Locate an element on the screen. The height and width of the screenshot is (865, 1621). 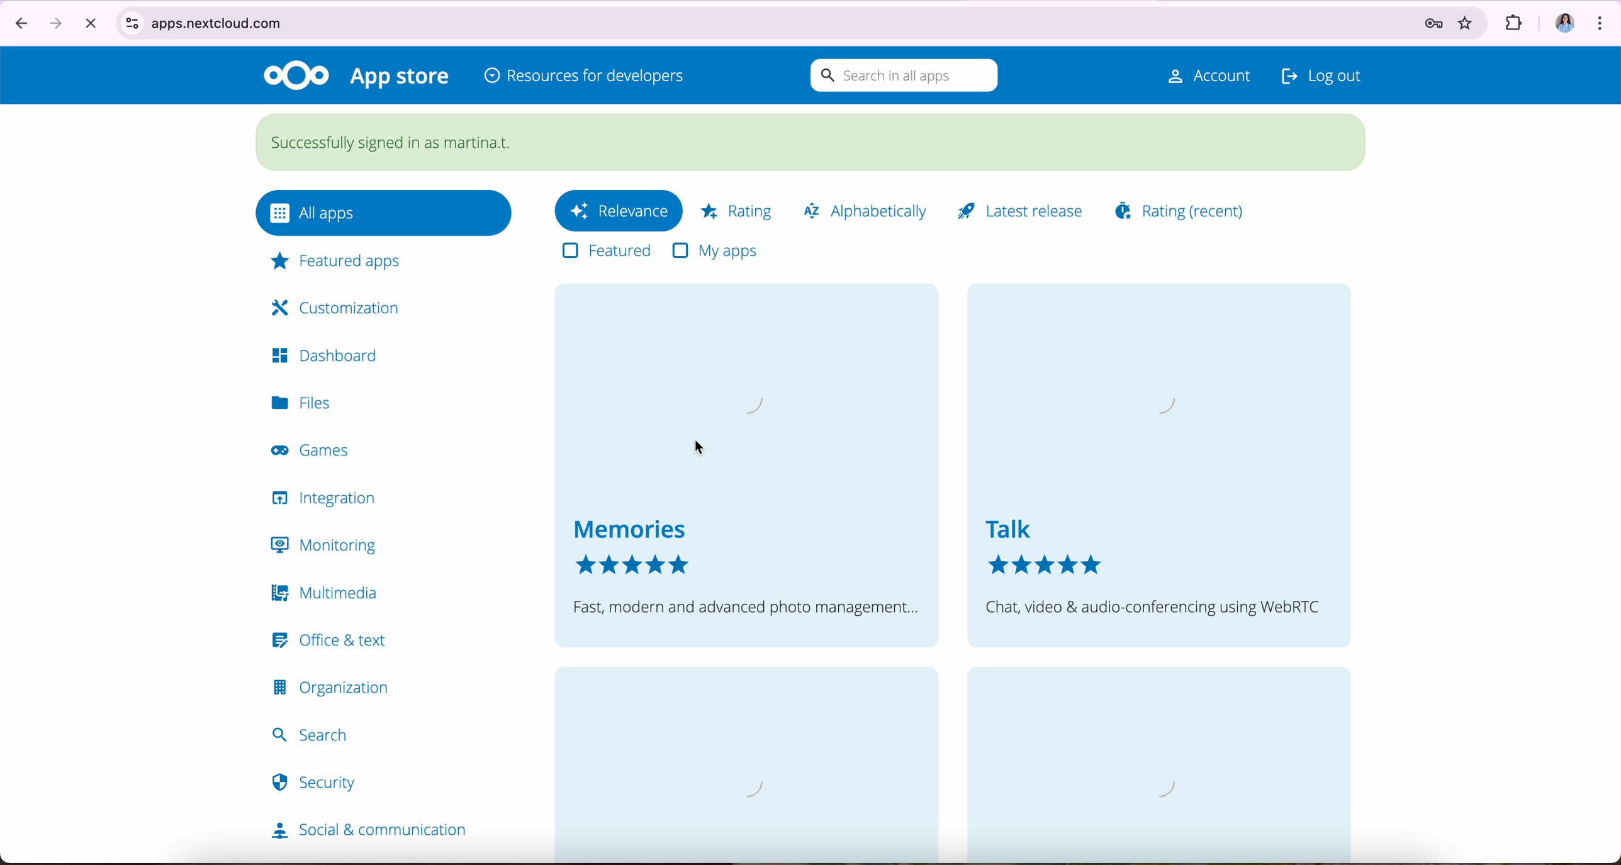
search is located at coordinates (317, 732).